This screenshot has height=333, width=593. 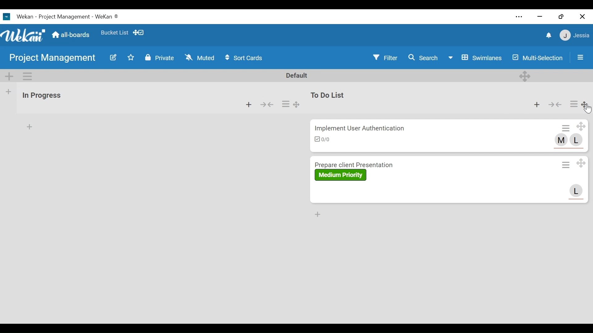 I want to click on Desktop drag handles, so click(x=525, y=76).